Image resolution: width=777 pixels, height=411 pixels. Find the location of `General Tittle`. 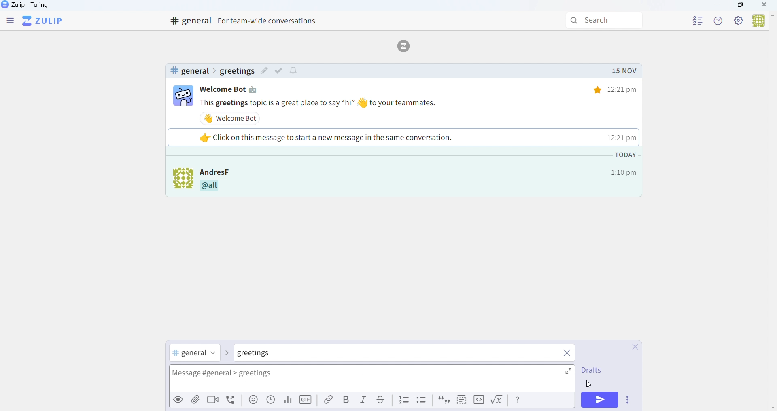

General Tittle is located at coordinates (246, 21).